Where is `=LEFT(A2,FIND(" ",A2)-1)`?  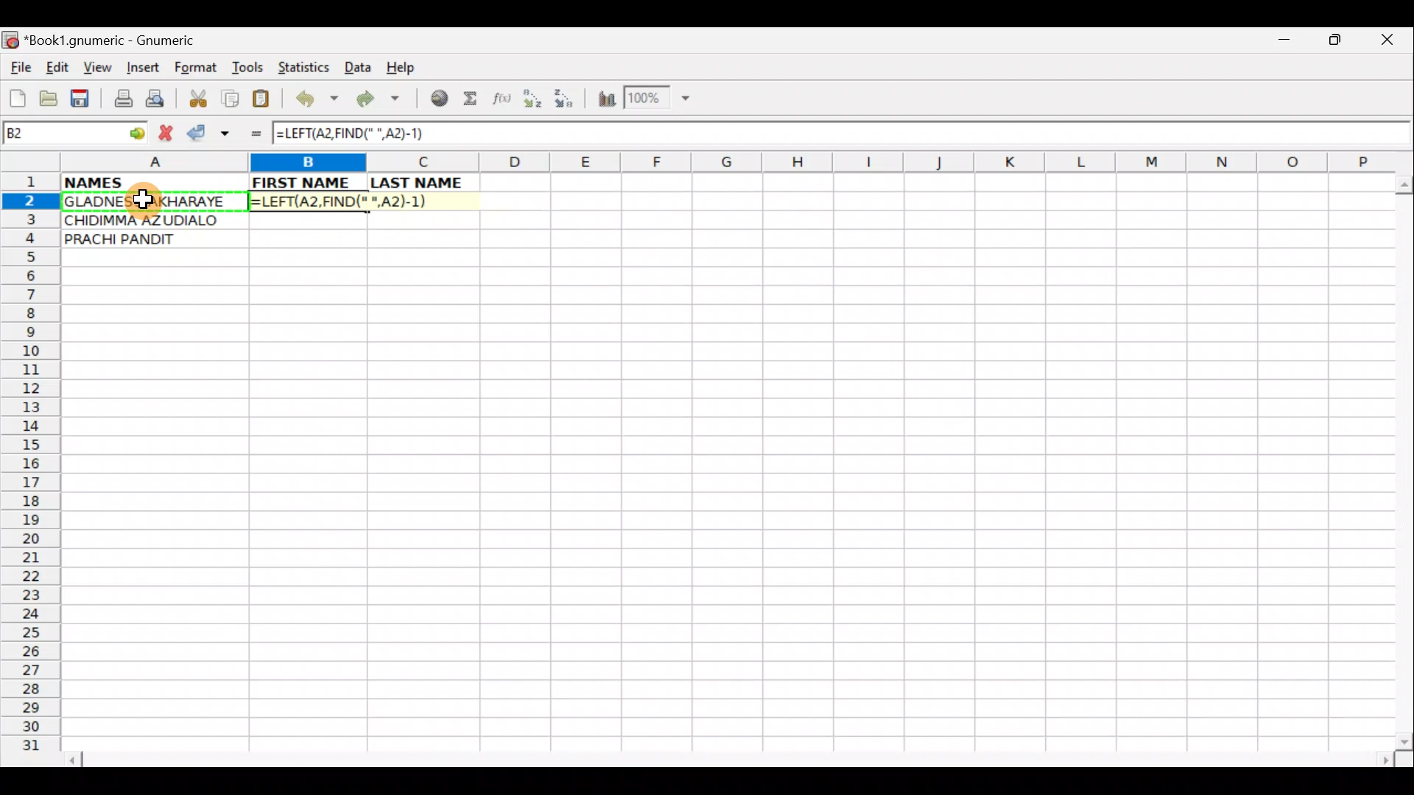 =LEFT(A2,FIND(" ",A2)-1) is located at coordinates (337, 203).